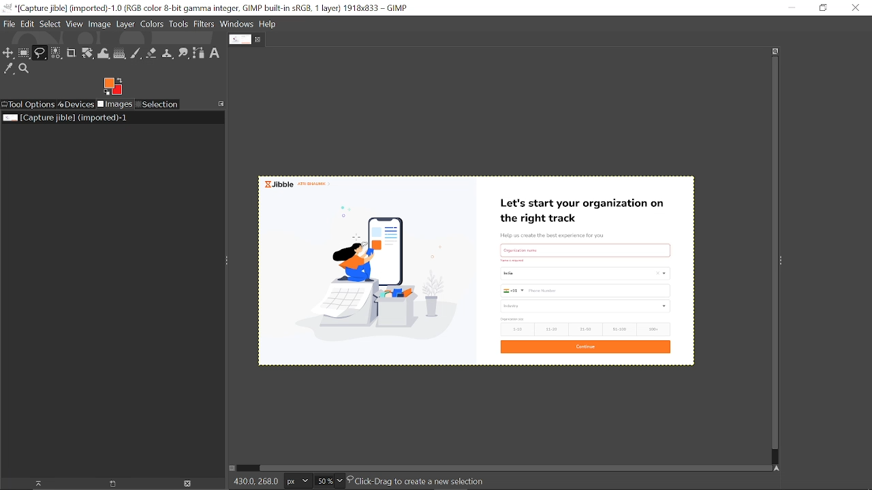  I want to click on Devices, so click(76, 103).